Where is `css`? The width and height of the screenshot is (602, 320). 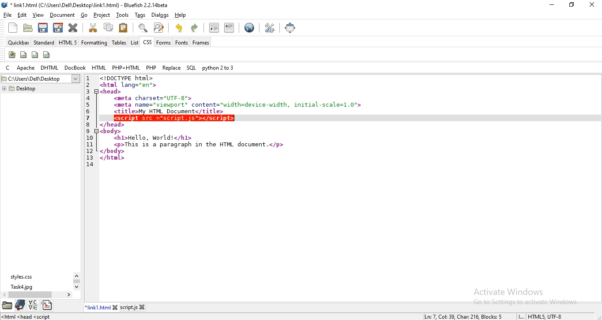
css is located at coordinates (147, 42).